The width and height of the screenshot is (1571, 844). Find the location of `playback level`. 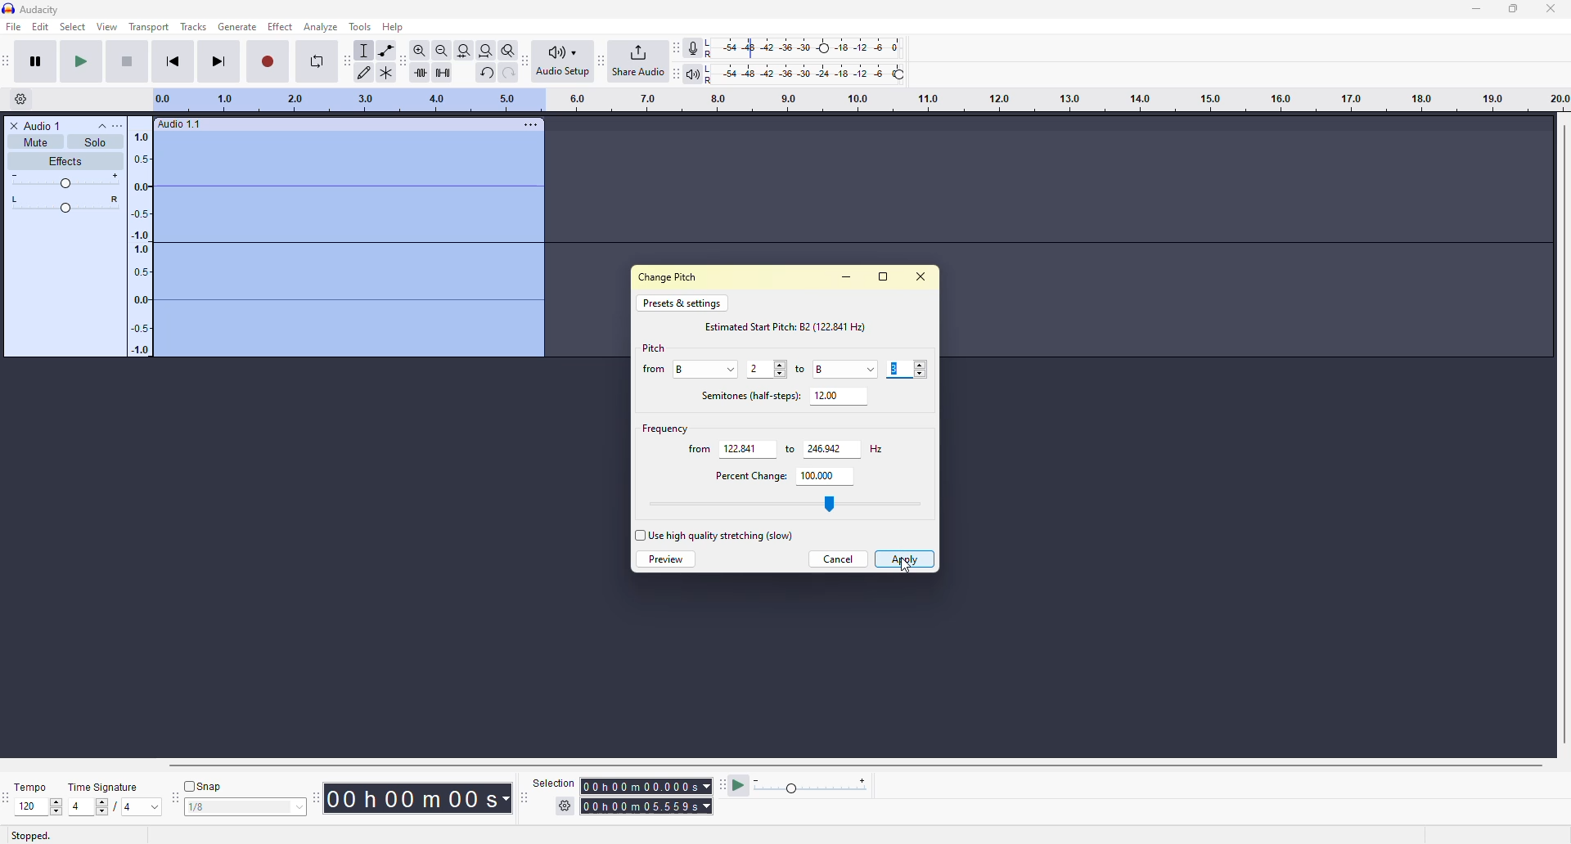

playback level is located at coordinates (804, 72).